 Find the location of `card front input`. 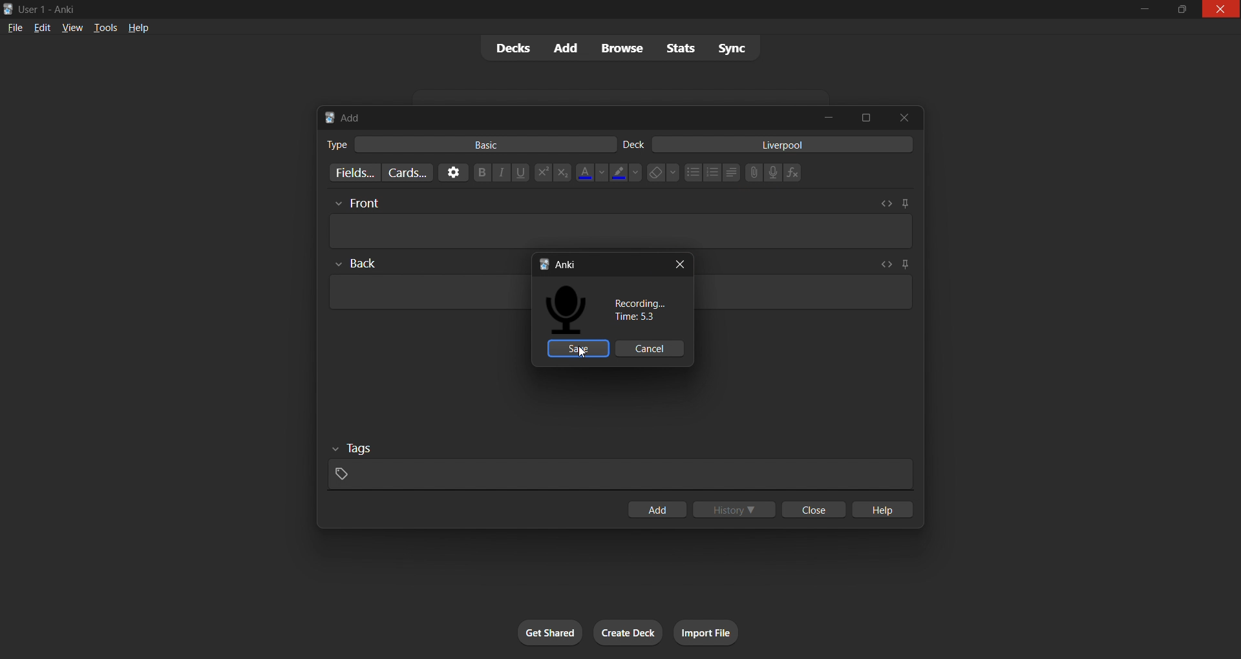

card front input is located at coordinates (621, 221).